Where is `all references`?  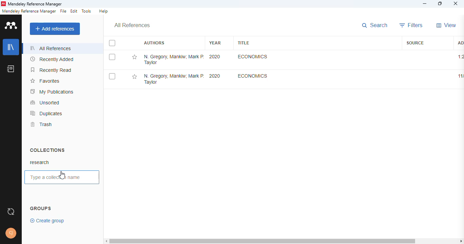
all references is located at coordinates (51, 48).